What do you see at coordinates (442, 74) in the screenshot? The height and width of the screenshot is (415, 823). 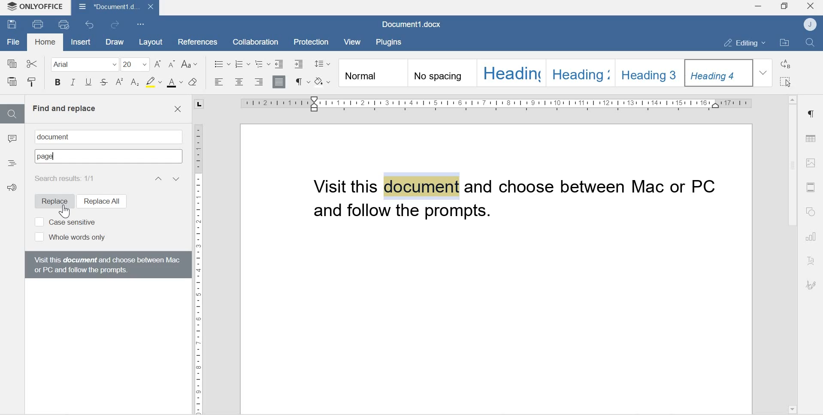 I see `No spacing` at bounding box center [442, 74].